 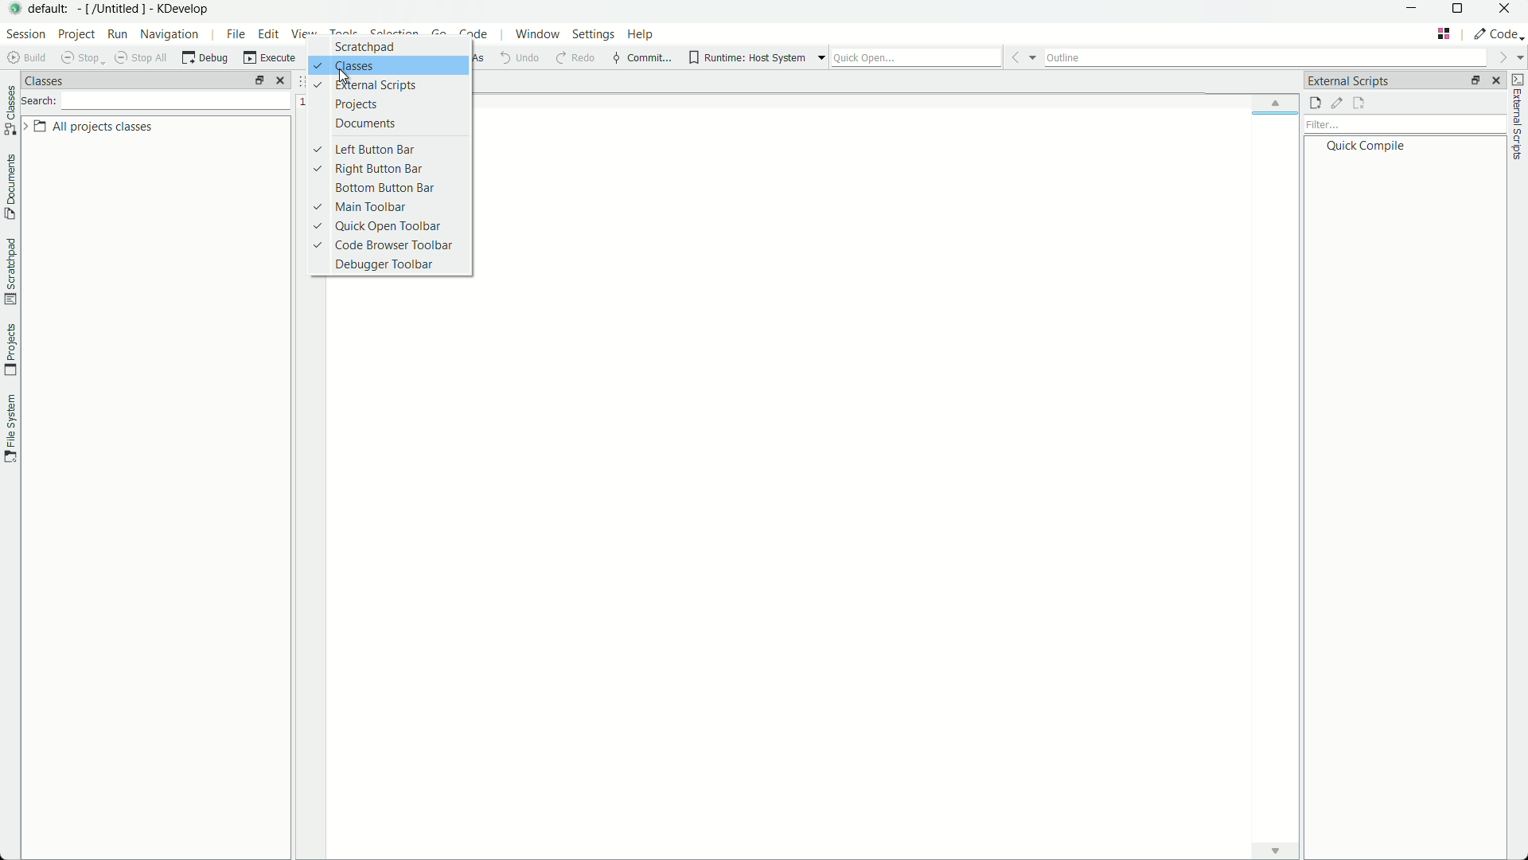 I want to click on build, so click(x=27, y=58).